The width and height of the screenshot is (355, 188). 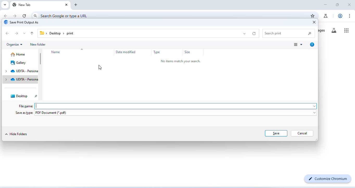 I want to click on home, so click(x=18, y=54).